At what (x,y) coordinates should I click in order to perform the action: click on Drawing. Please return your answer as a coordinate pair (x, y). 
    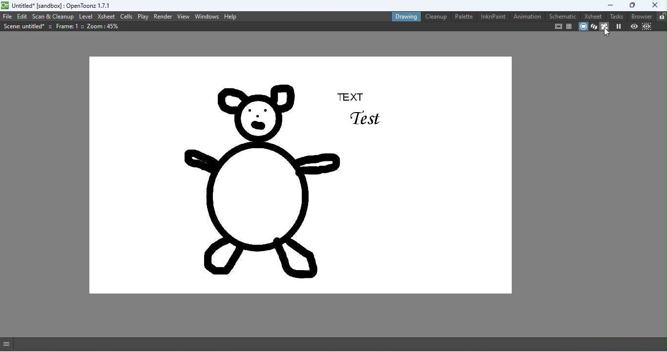
    Looking at the image, I should click on (403, 16).